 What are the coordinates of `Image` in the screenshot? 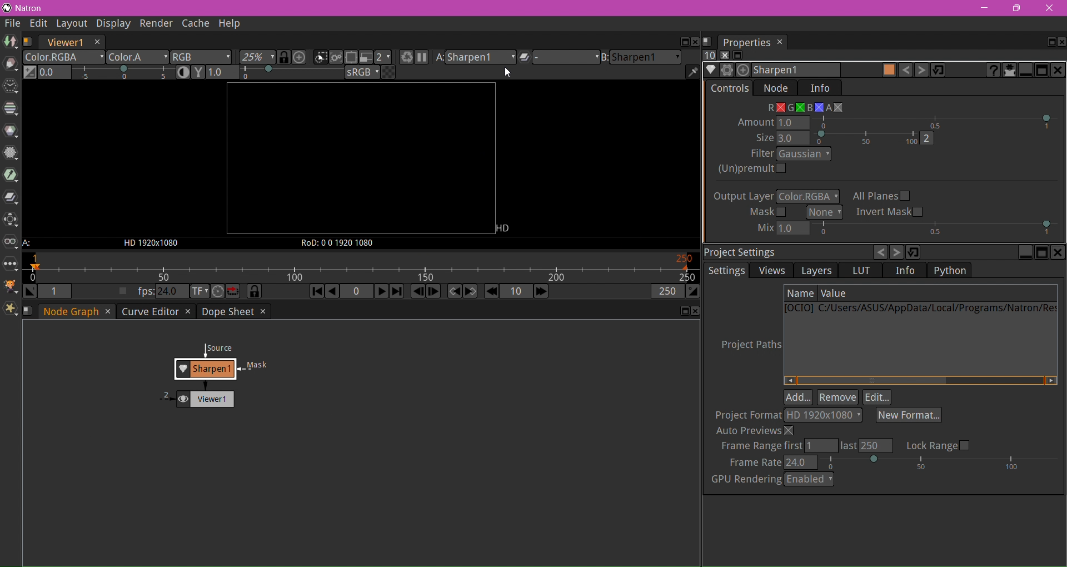 It's located at (10, 42).